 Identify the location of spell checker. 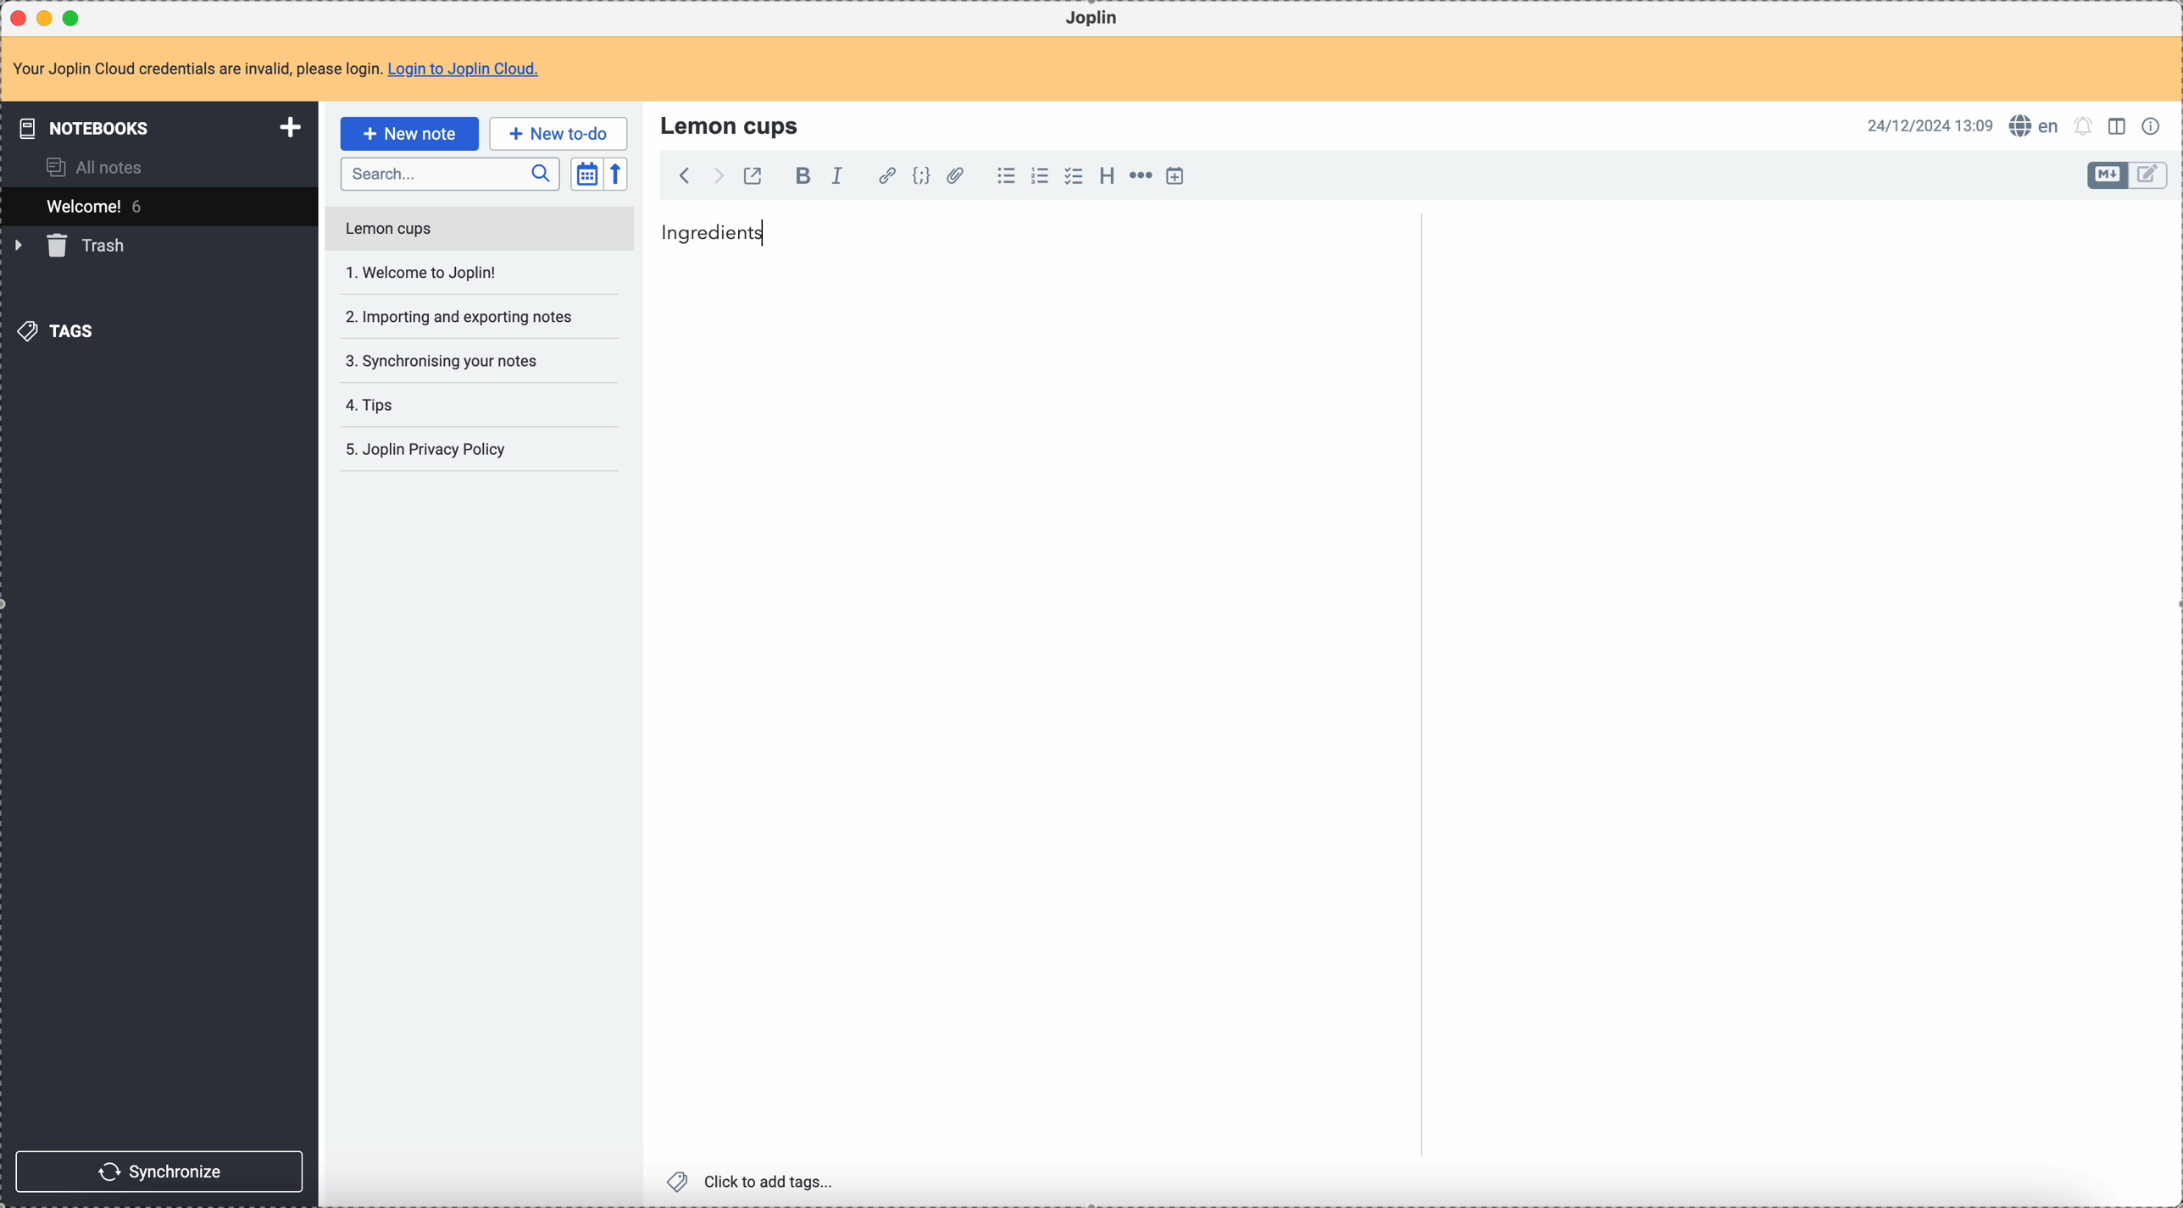
(2039, 125).